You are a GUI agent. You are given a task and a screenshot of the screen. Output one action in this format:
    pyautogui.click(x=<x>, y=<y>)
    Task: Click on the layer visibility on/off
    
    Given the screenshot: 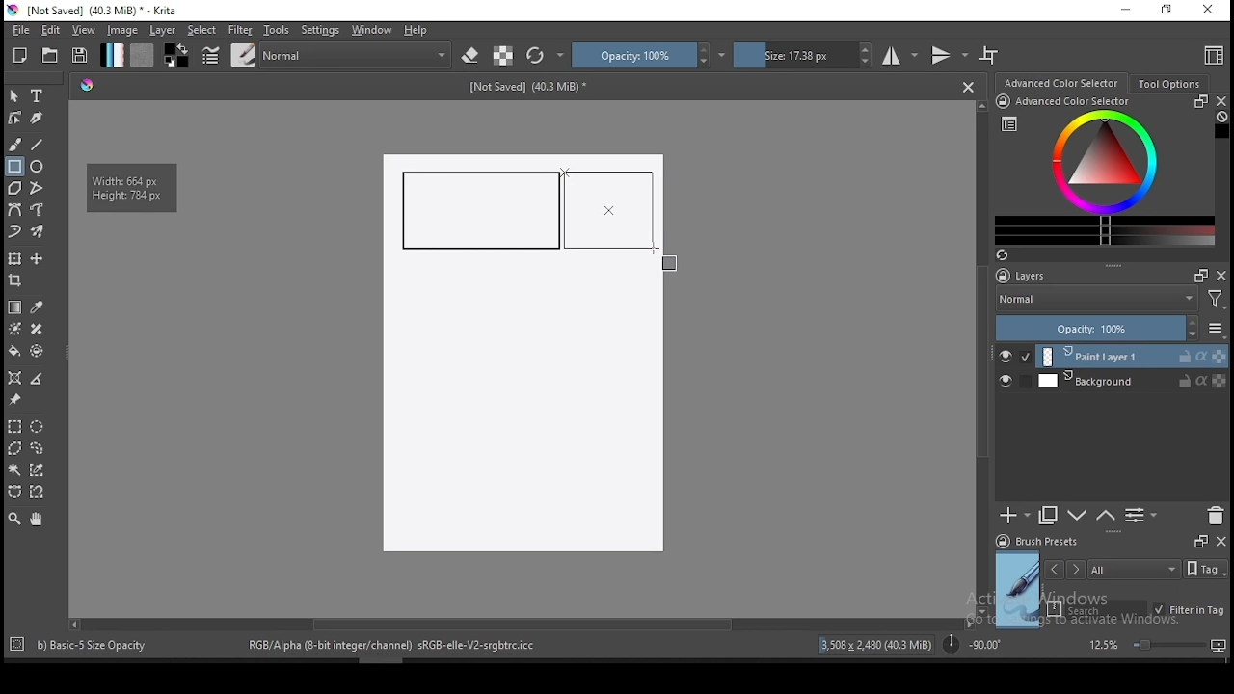 What is the action you would take?
    pyautogui.click(x=1010, y=383)
    